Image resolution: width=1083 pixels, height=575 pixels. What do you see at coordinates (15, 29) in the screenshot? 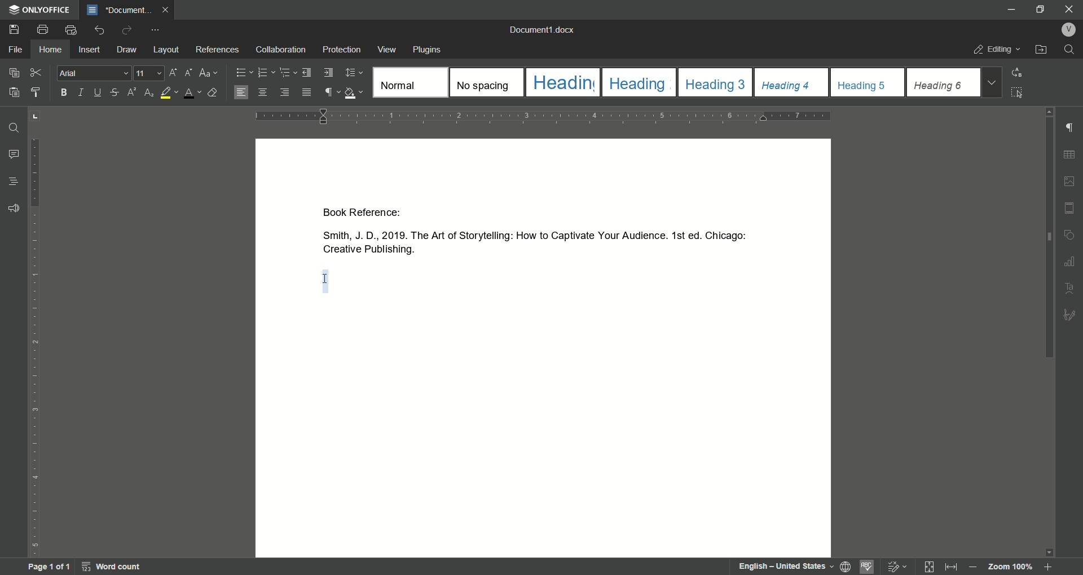
I see `save` at bounding box center [15, 29].